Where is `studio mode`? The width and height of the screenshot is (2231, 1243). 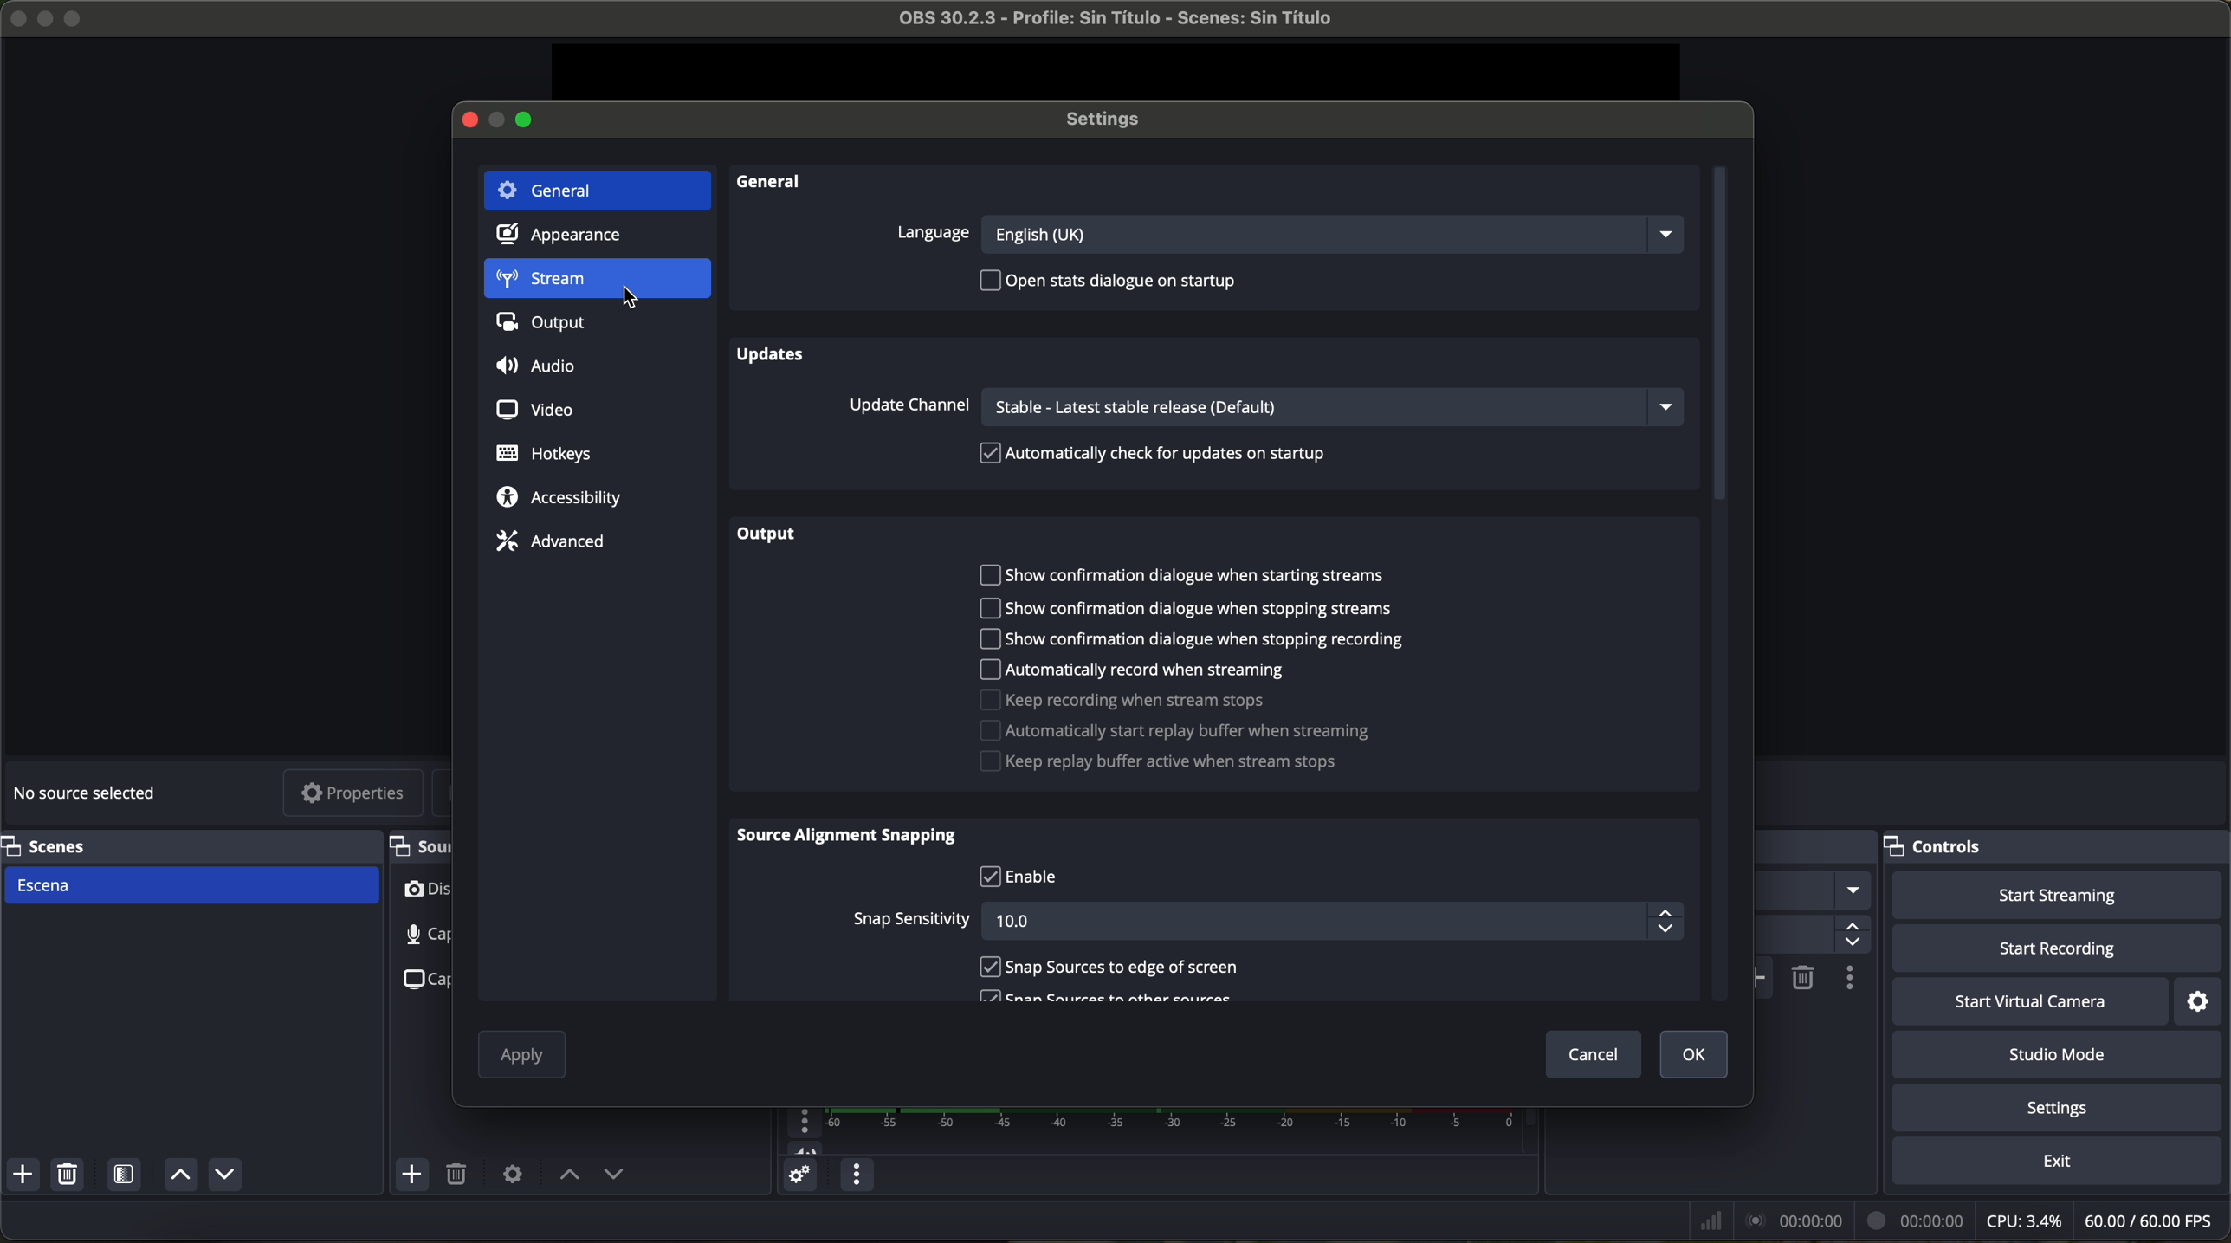
studio mode is located at coordinates (2064, 1057).